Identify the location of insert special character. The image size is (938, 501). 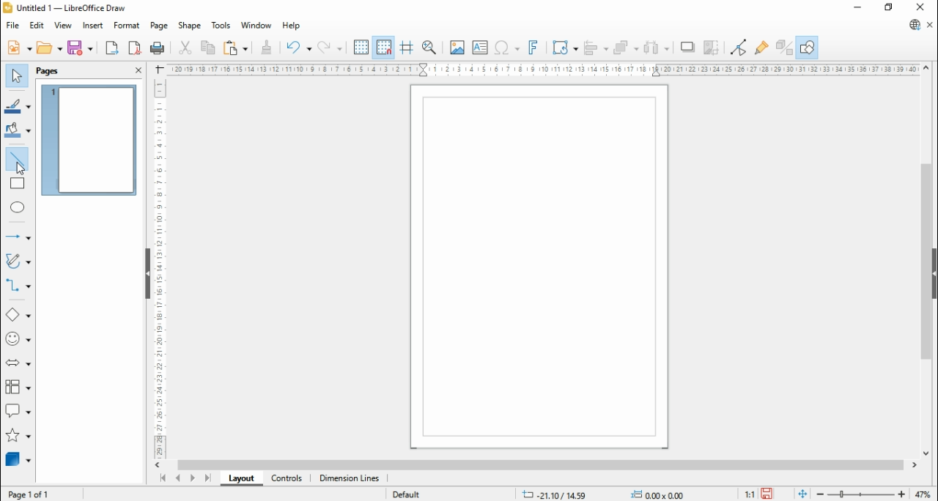
(506, 48).